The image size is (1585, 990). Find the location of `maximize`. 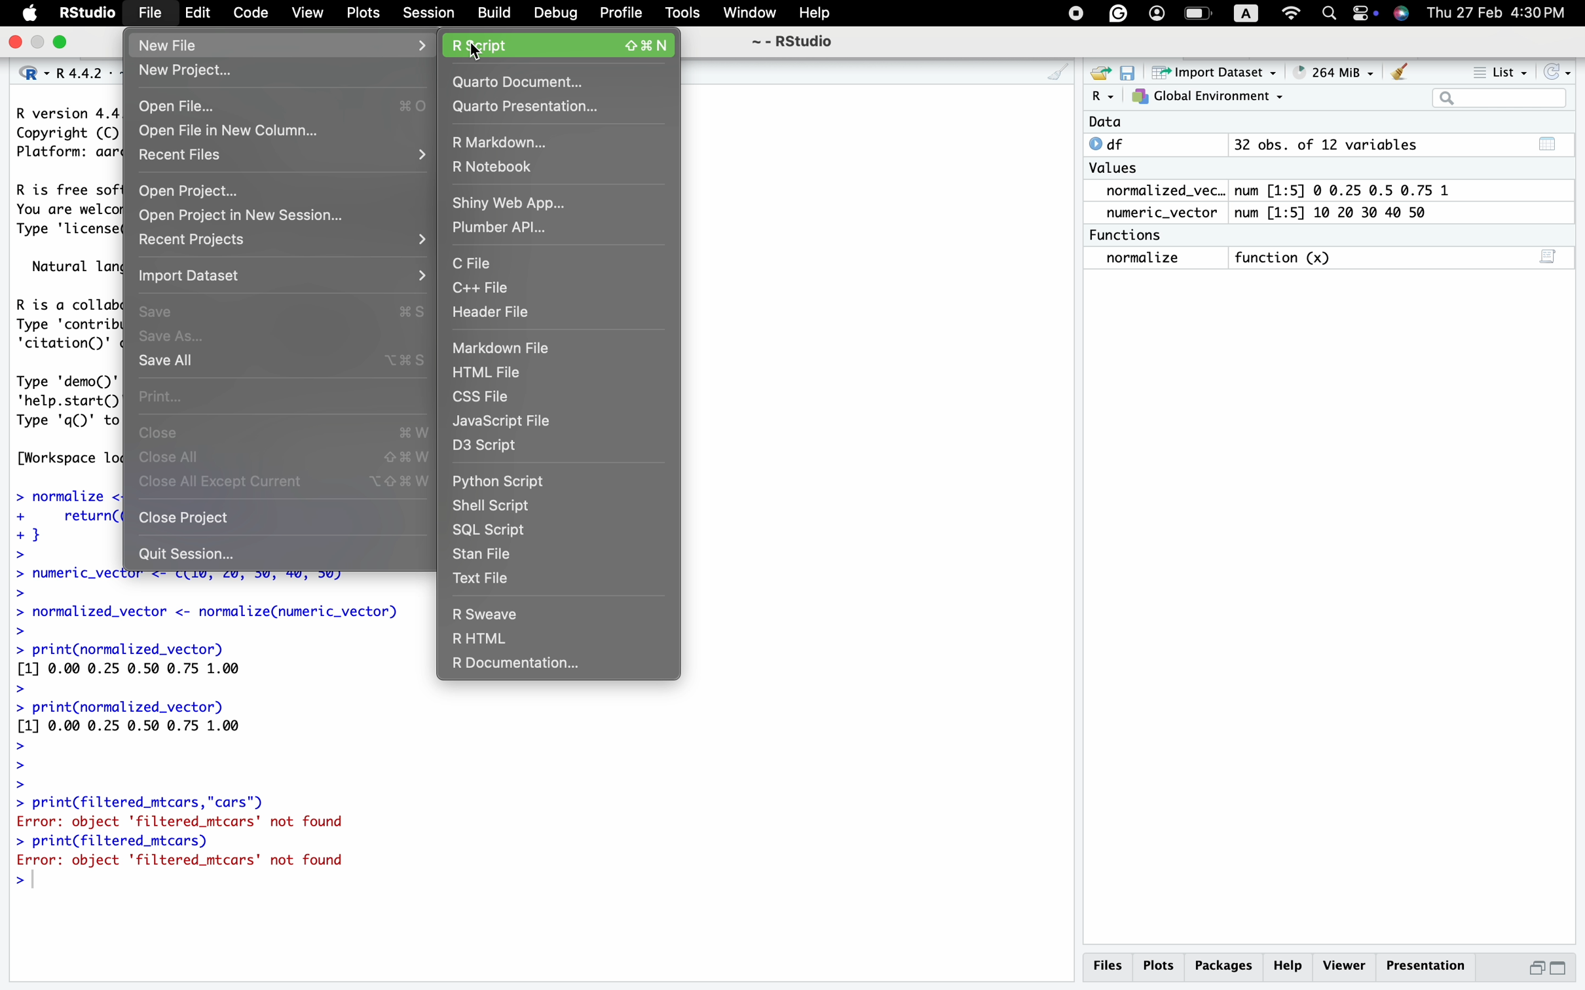

maximize is located at coordinates (1567, 969).